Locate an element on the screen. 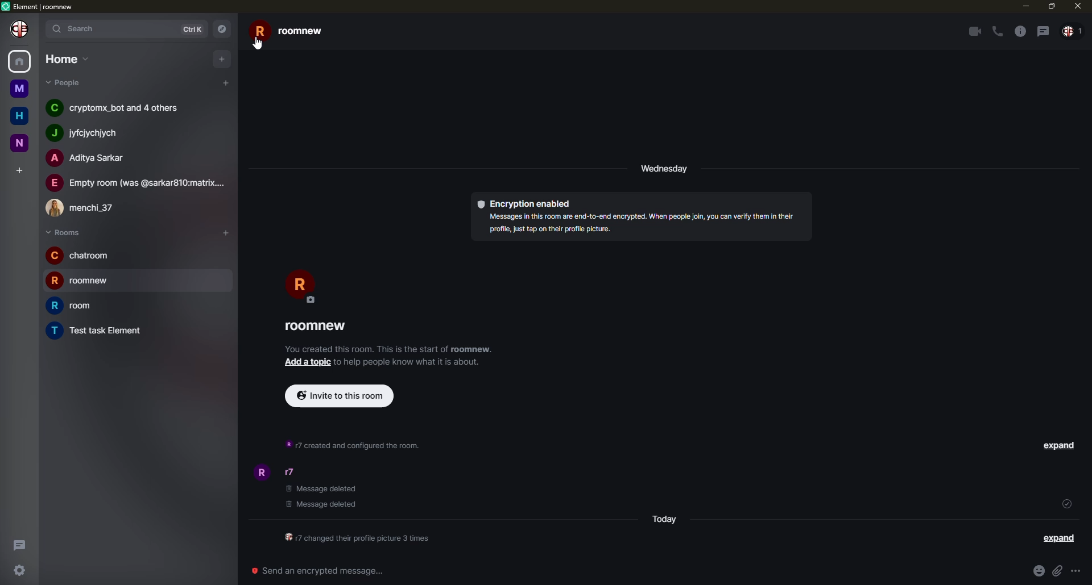 This screenshot has height=585, width=1092. add is located at coordinates (221, 59).